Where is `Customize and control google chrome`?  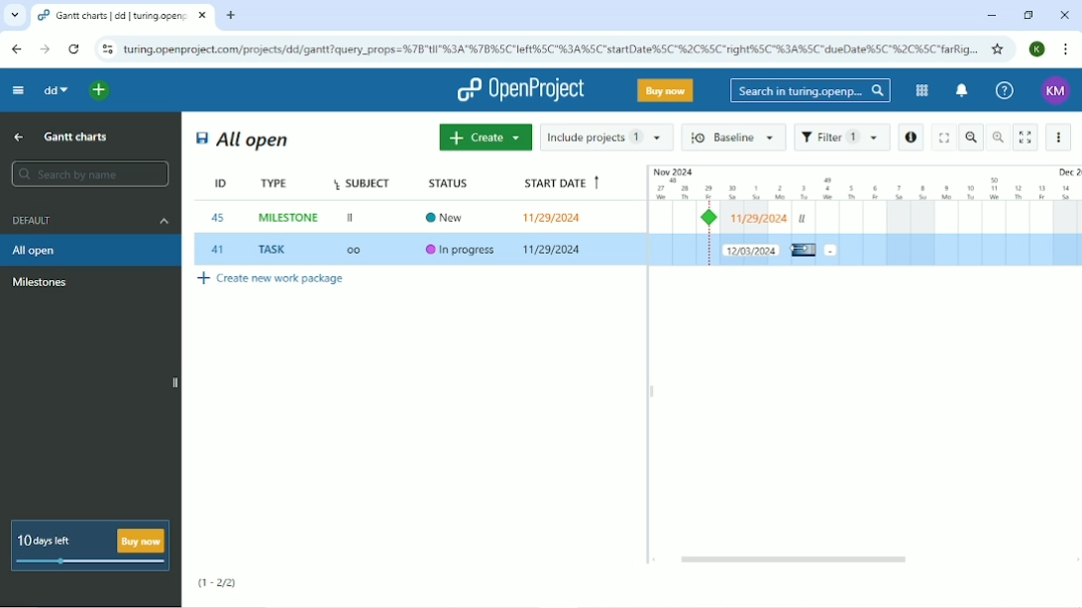 Customize and control google chrome is located at coordinates (1066, 51).